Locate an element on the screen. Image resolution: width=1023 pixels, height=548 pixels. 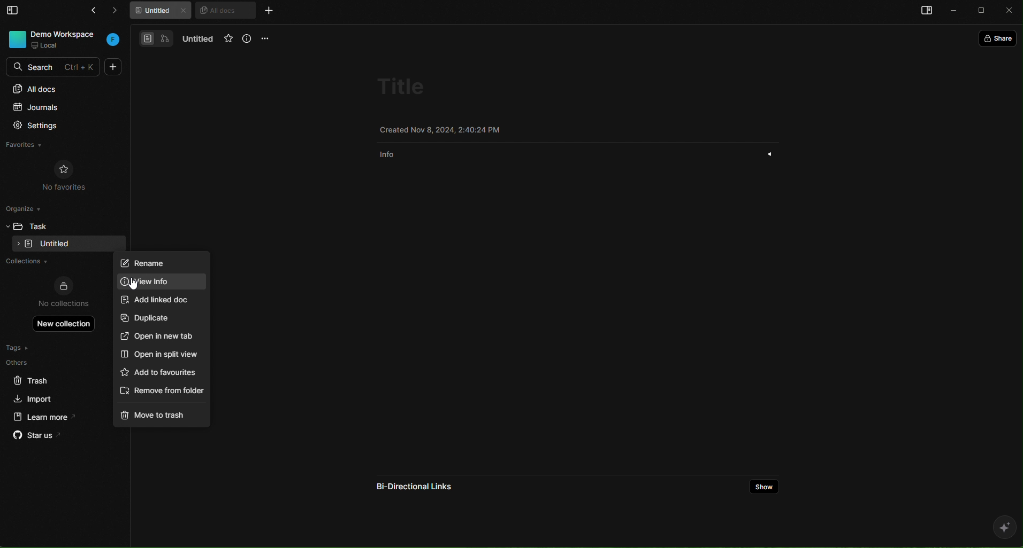
share is located at coordinates (1000, 37).